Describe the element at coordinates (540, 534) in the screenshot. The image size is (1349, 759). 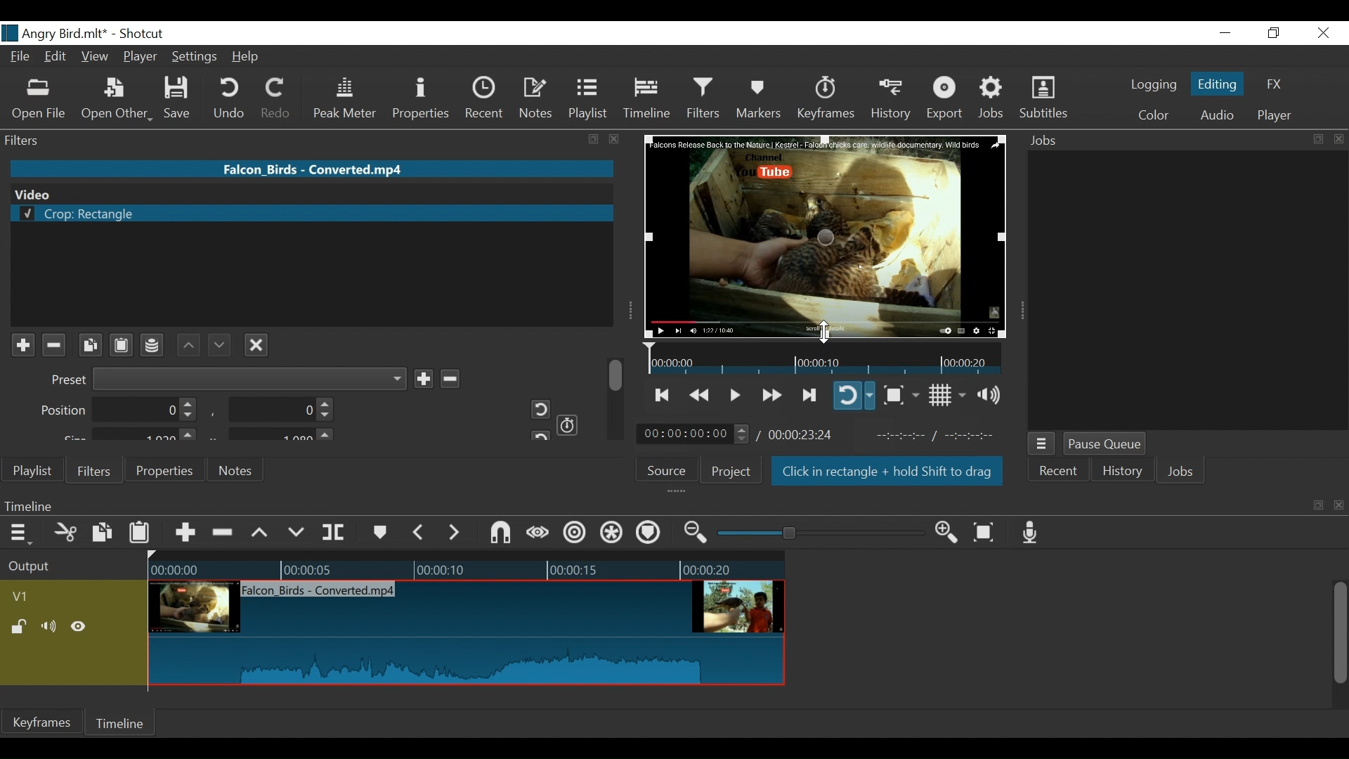
I see `Scrub while dragging` at that location.